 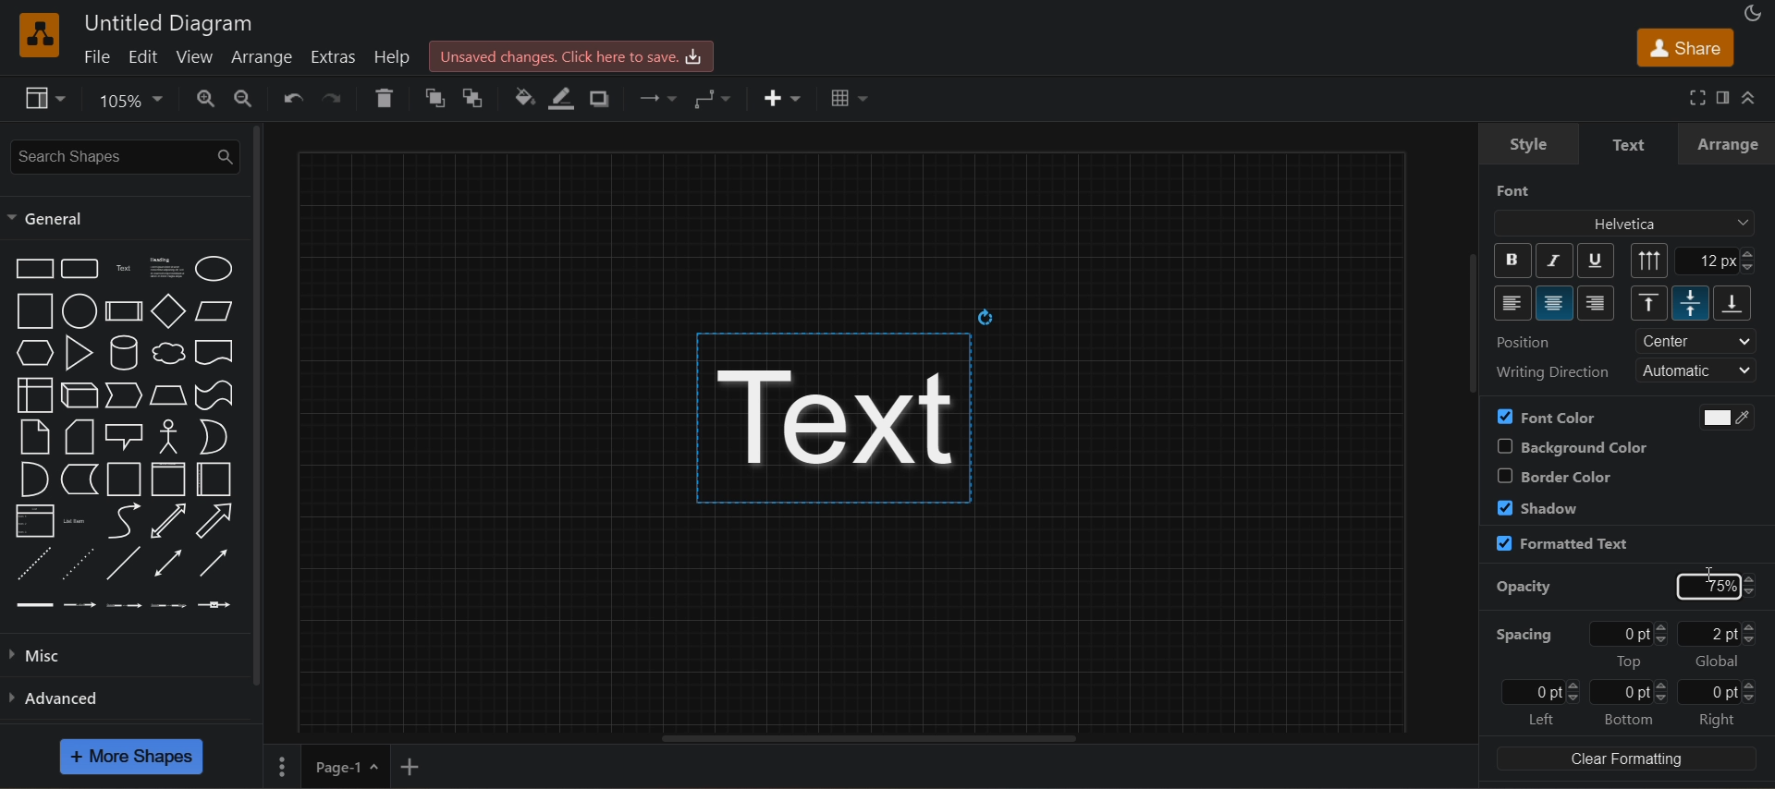 I want to click on use black and white, so click(x=1720, y=417).